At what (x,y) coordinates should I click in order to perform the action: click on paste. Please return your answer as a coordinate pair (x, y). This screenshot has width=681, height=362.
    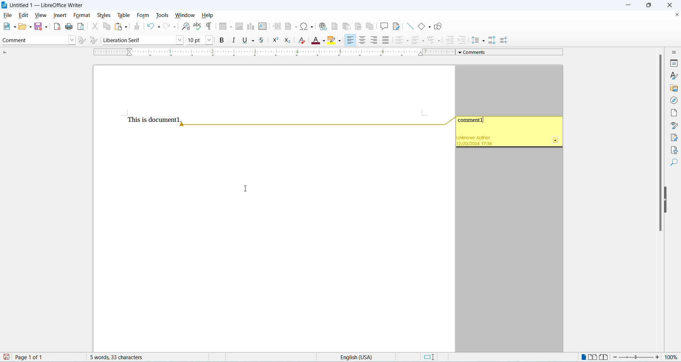
    Looking at the image, I should click on (122, 26).